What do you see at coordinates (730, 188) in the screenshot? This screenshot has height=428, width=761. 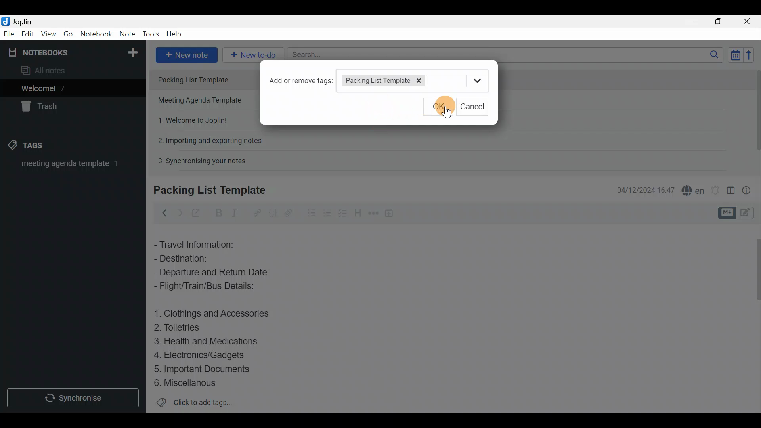 I see `Toggle editor layout` at bounding box center [730, 188].